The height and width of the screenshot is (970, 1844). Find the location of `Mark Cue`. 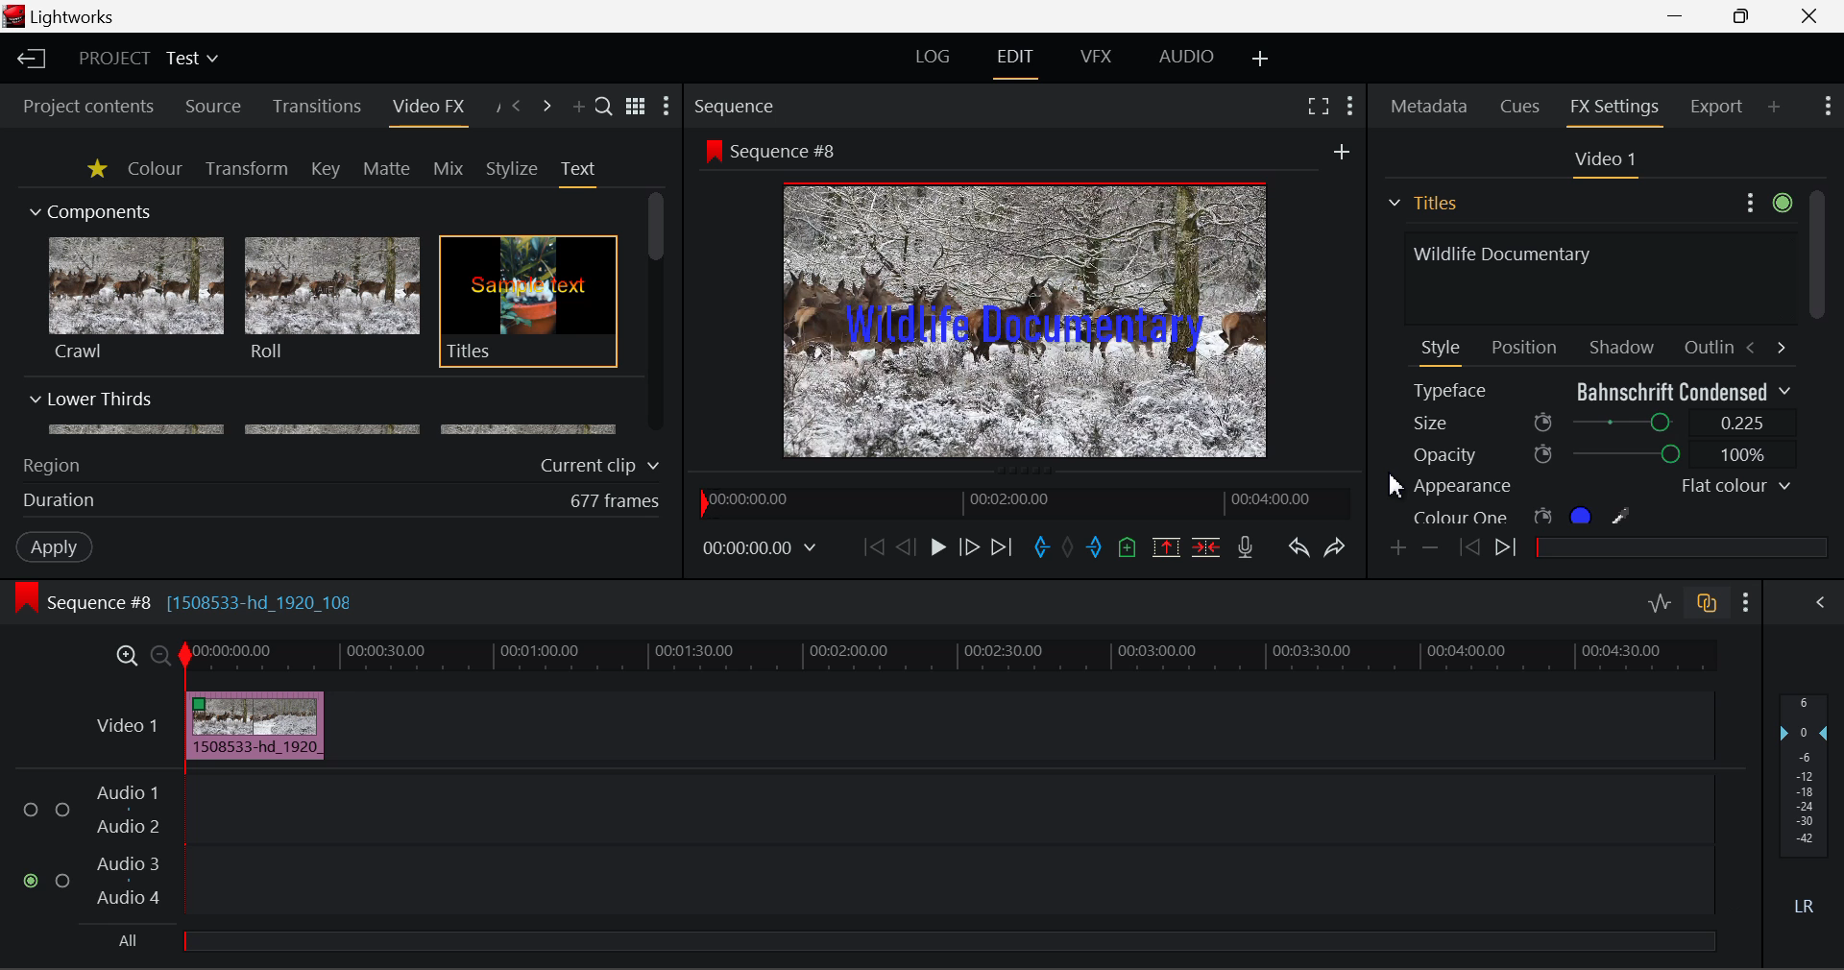

Mark Cue is located at coordinates (1129, 549).